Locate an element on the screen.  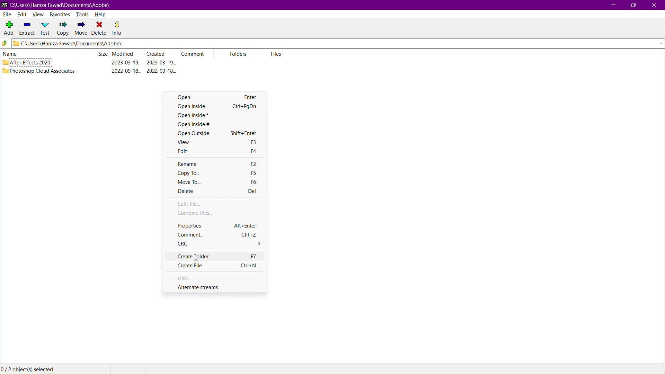
Rename is located at coordinates (215, 164).